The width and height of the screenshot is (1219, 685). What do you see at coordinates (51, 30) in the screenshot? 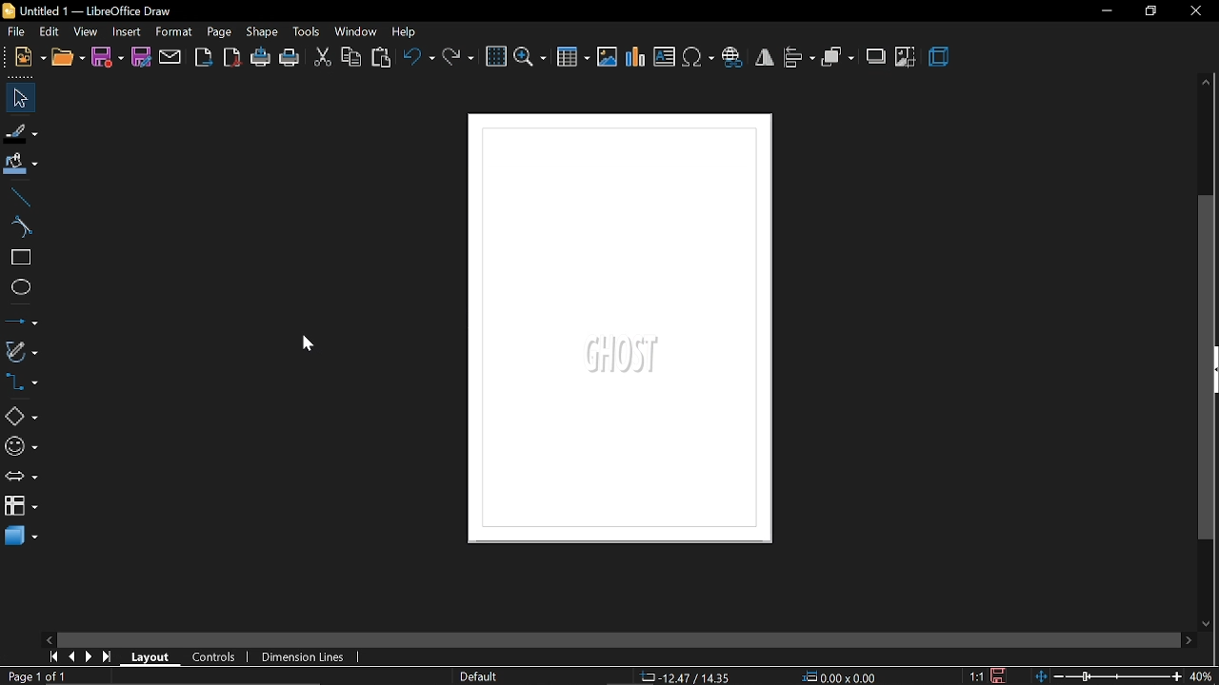
I see `edit` at bounding box center [51, 30].